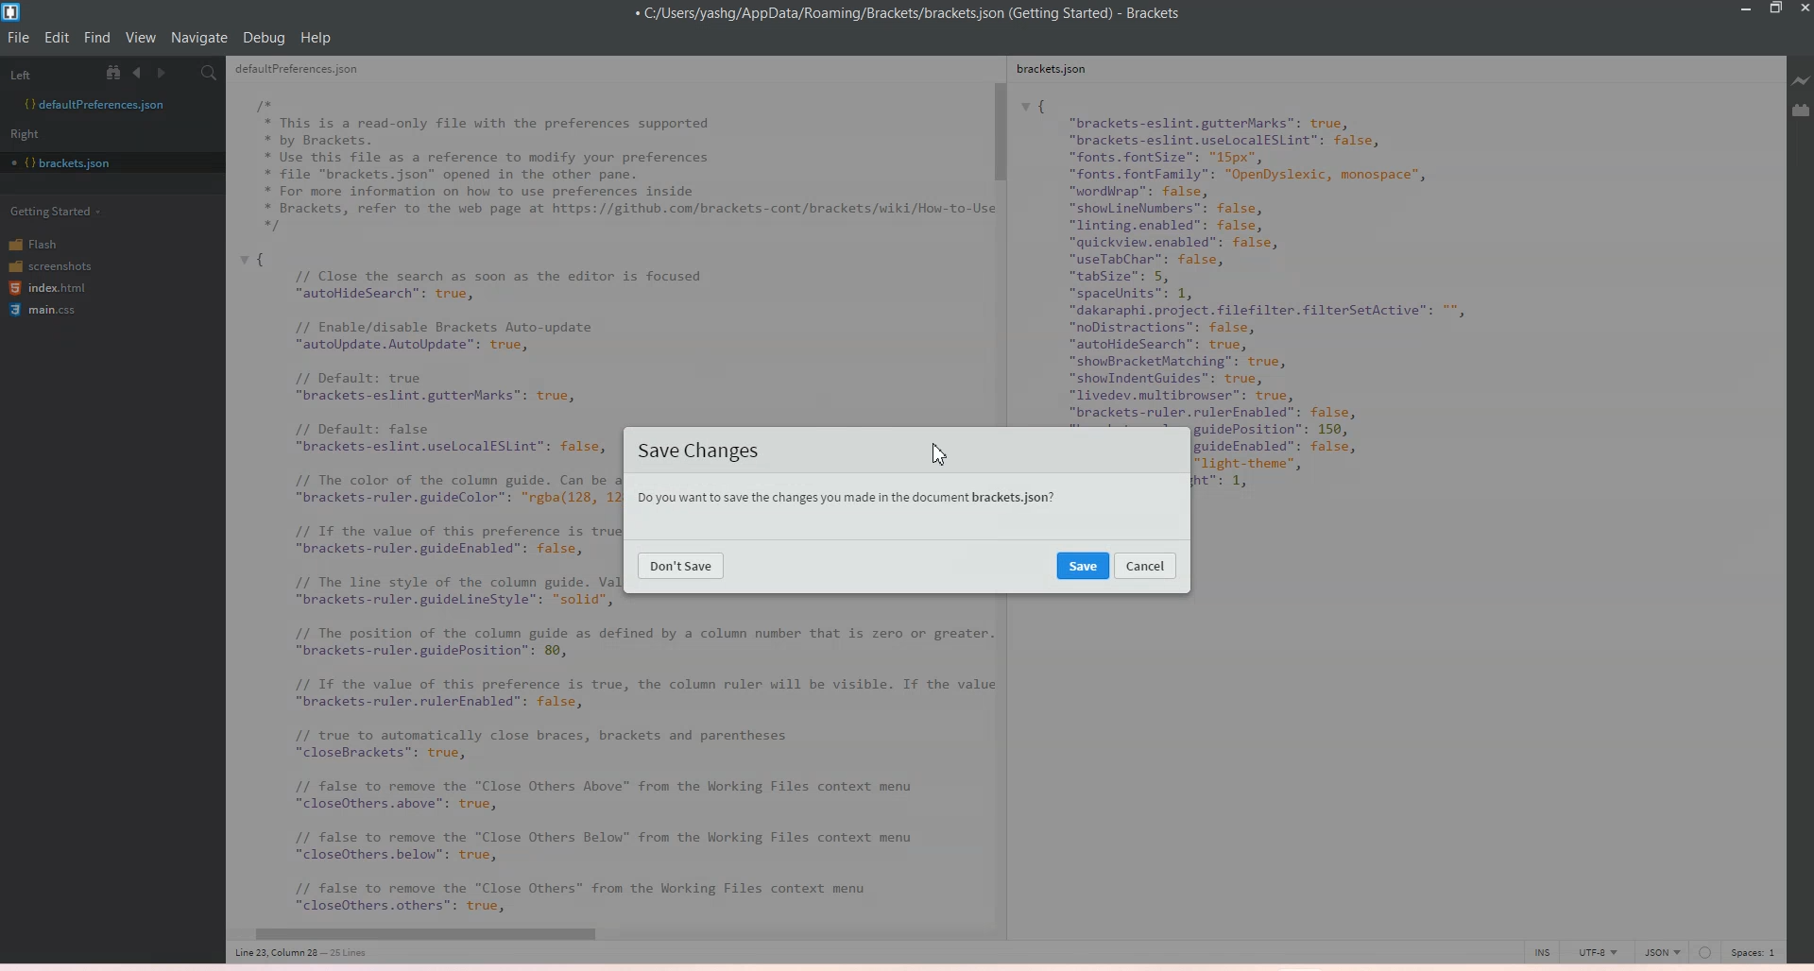 Image resolution: width=1814 pixels, height=971 pixels. Describe the element at coordinates (1061, 72) in the screenshot. I see `brackets.json` at that location.